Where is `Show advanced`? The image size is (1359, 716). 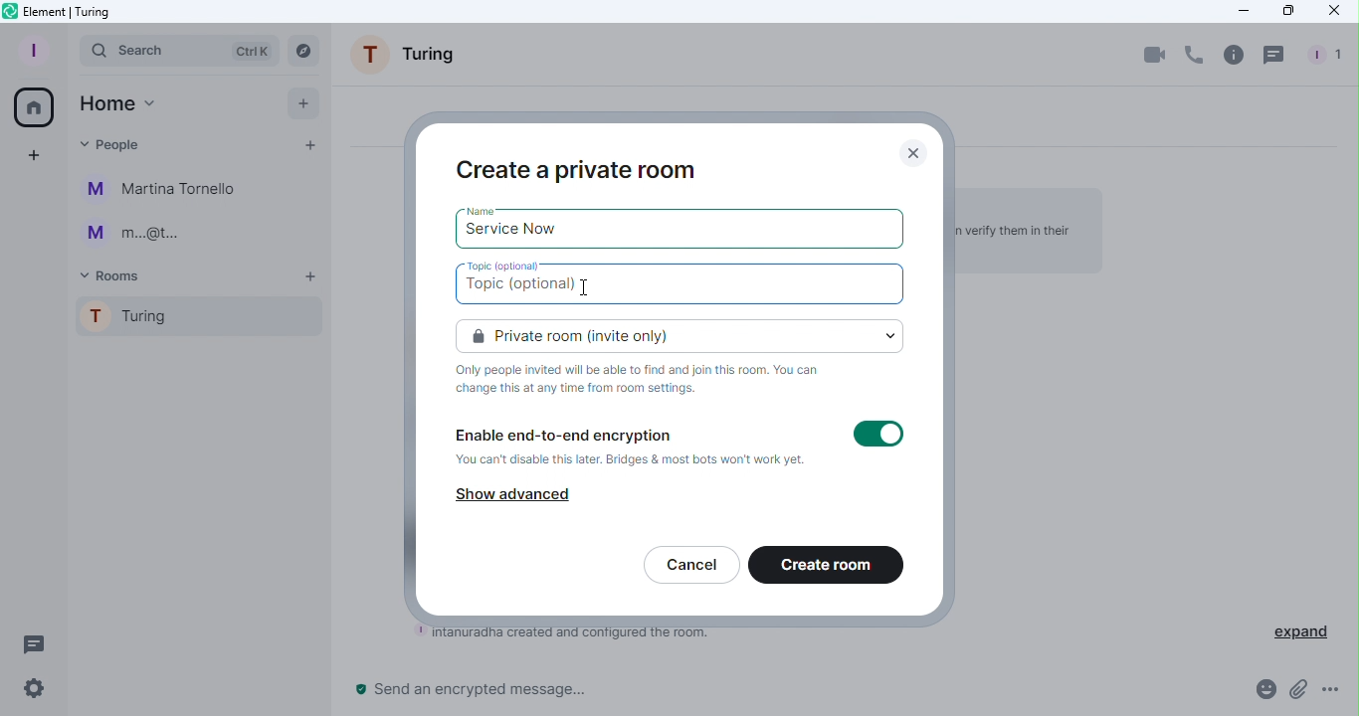
Show advanced is located at coordinates (515, 493).